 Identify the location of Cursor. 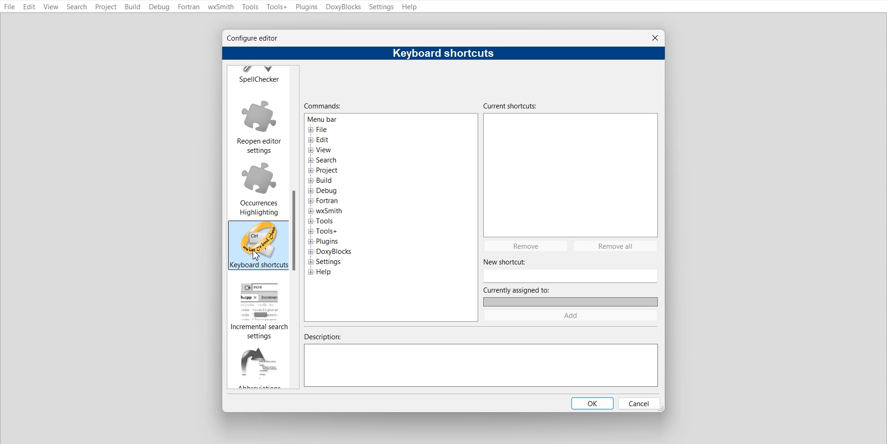
(257, 254).